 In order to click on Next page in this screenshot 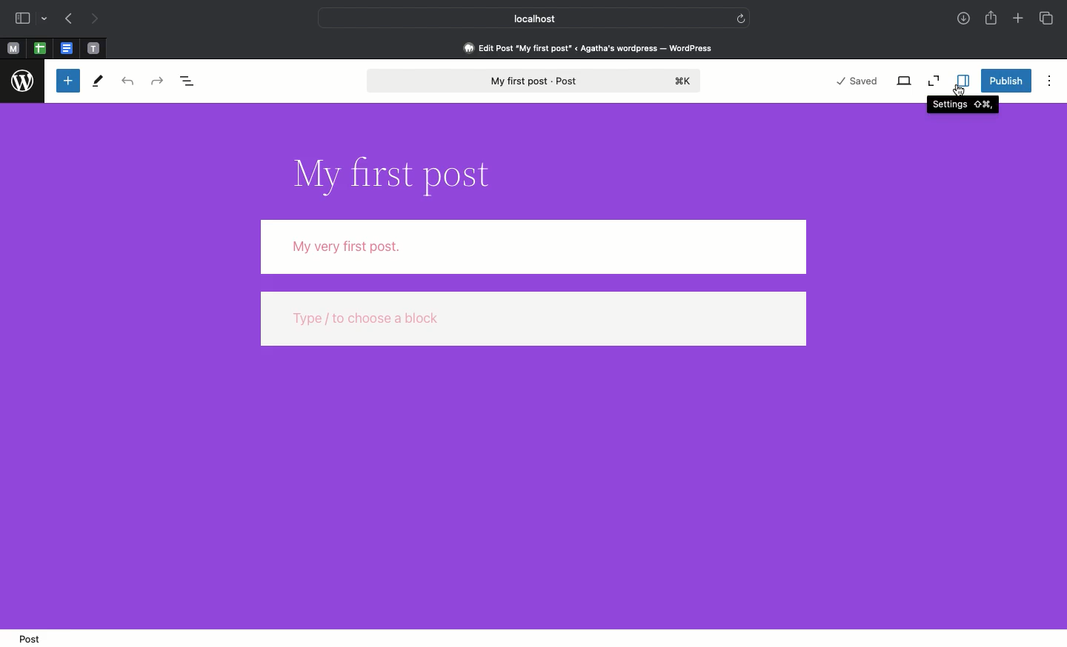, I will do `click(99, 19)`.